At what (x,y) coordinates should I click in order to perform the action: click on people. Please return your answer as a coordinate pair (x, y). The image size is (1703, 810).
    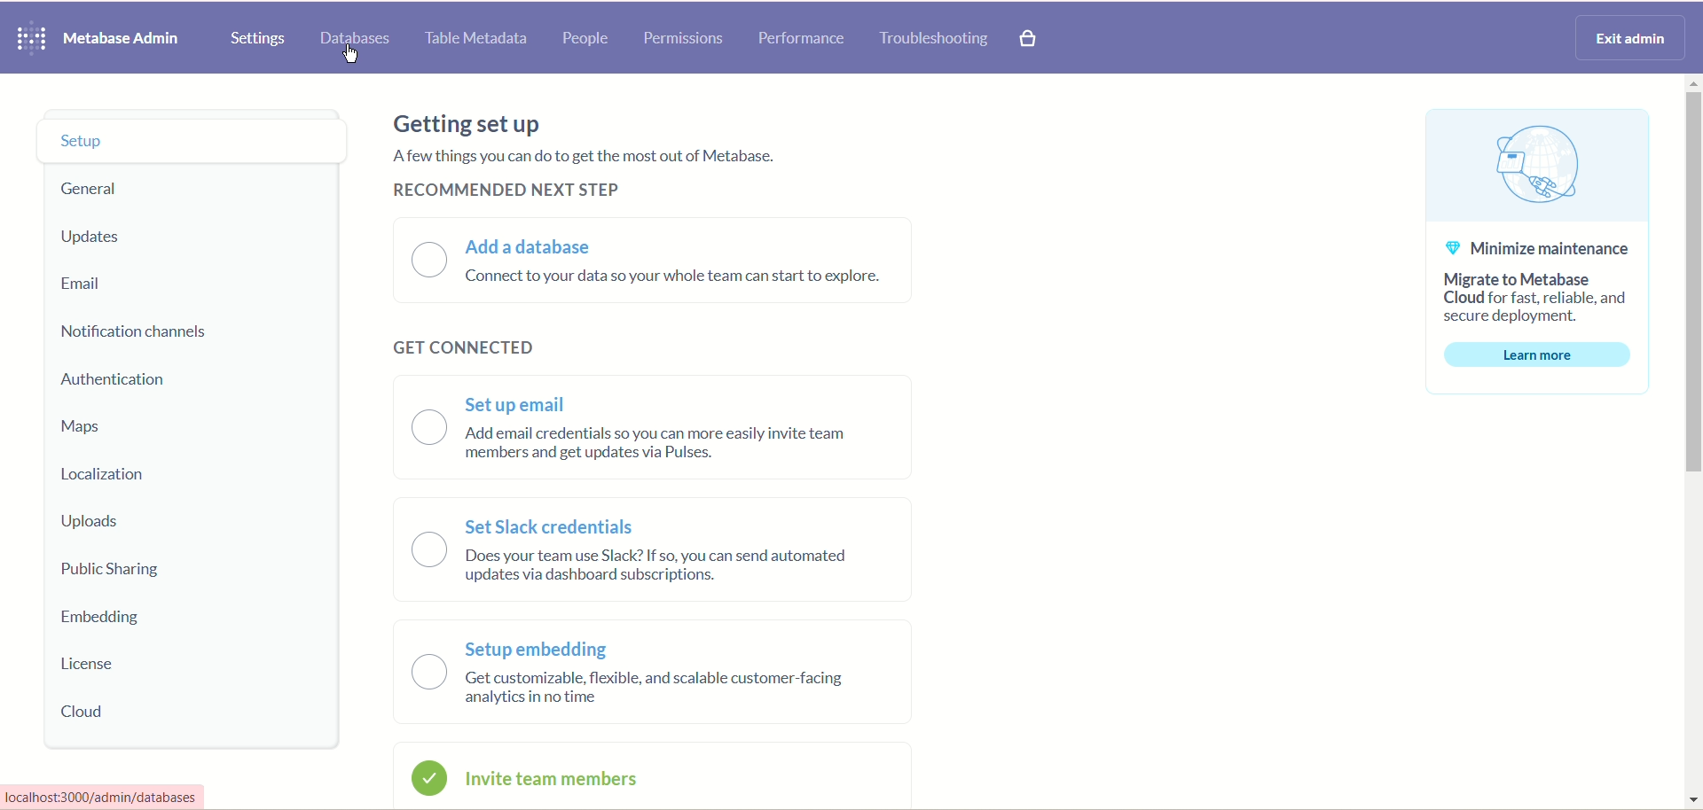
    Looking at the image, I should click on (586, 40).